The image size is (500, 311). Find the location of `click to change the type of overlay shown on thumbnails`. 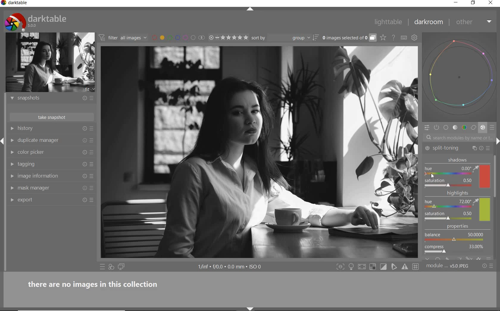

click to change the type of overlay shown on thumbnails is located at coordinates (383, 38).